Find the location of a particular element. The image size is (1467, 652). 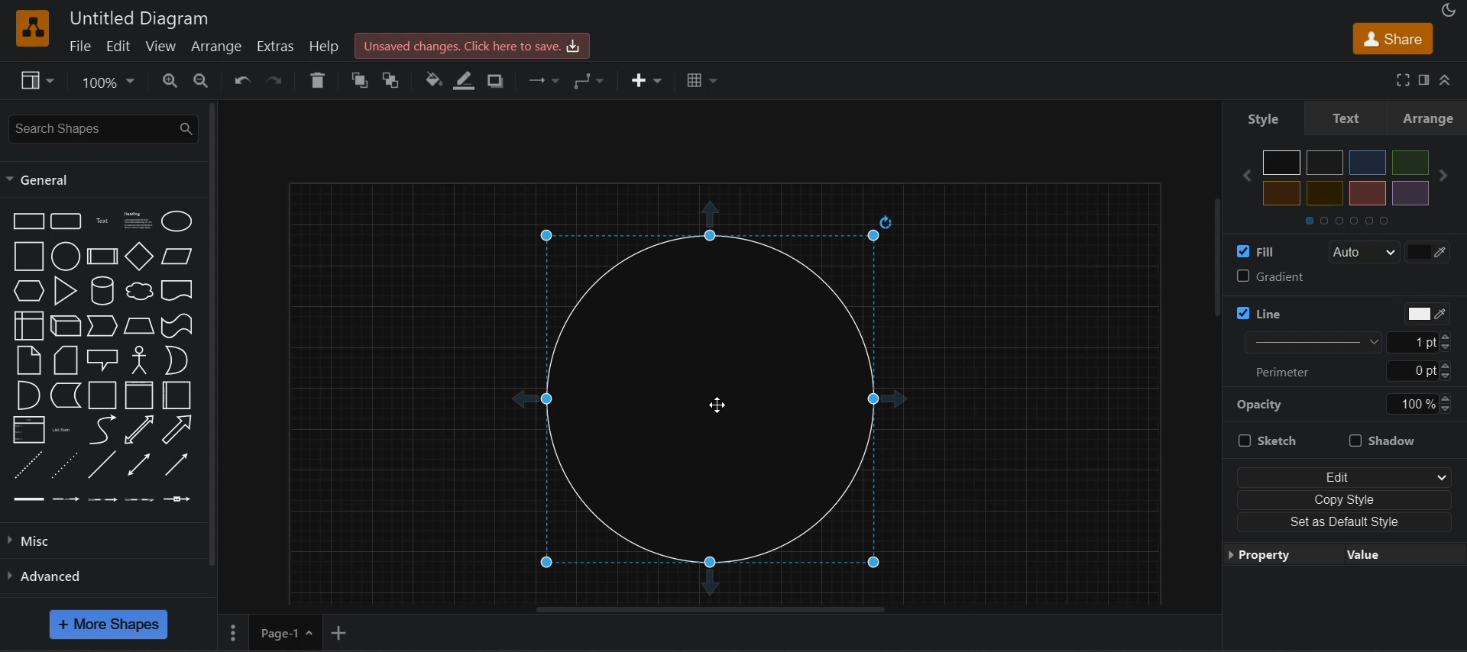

waypoints is located at coordinates (588, 81).